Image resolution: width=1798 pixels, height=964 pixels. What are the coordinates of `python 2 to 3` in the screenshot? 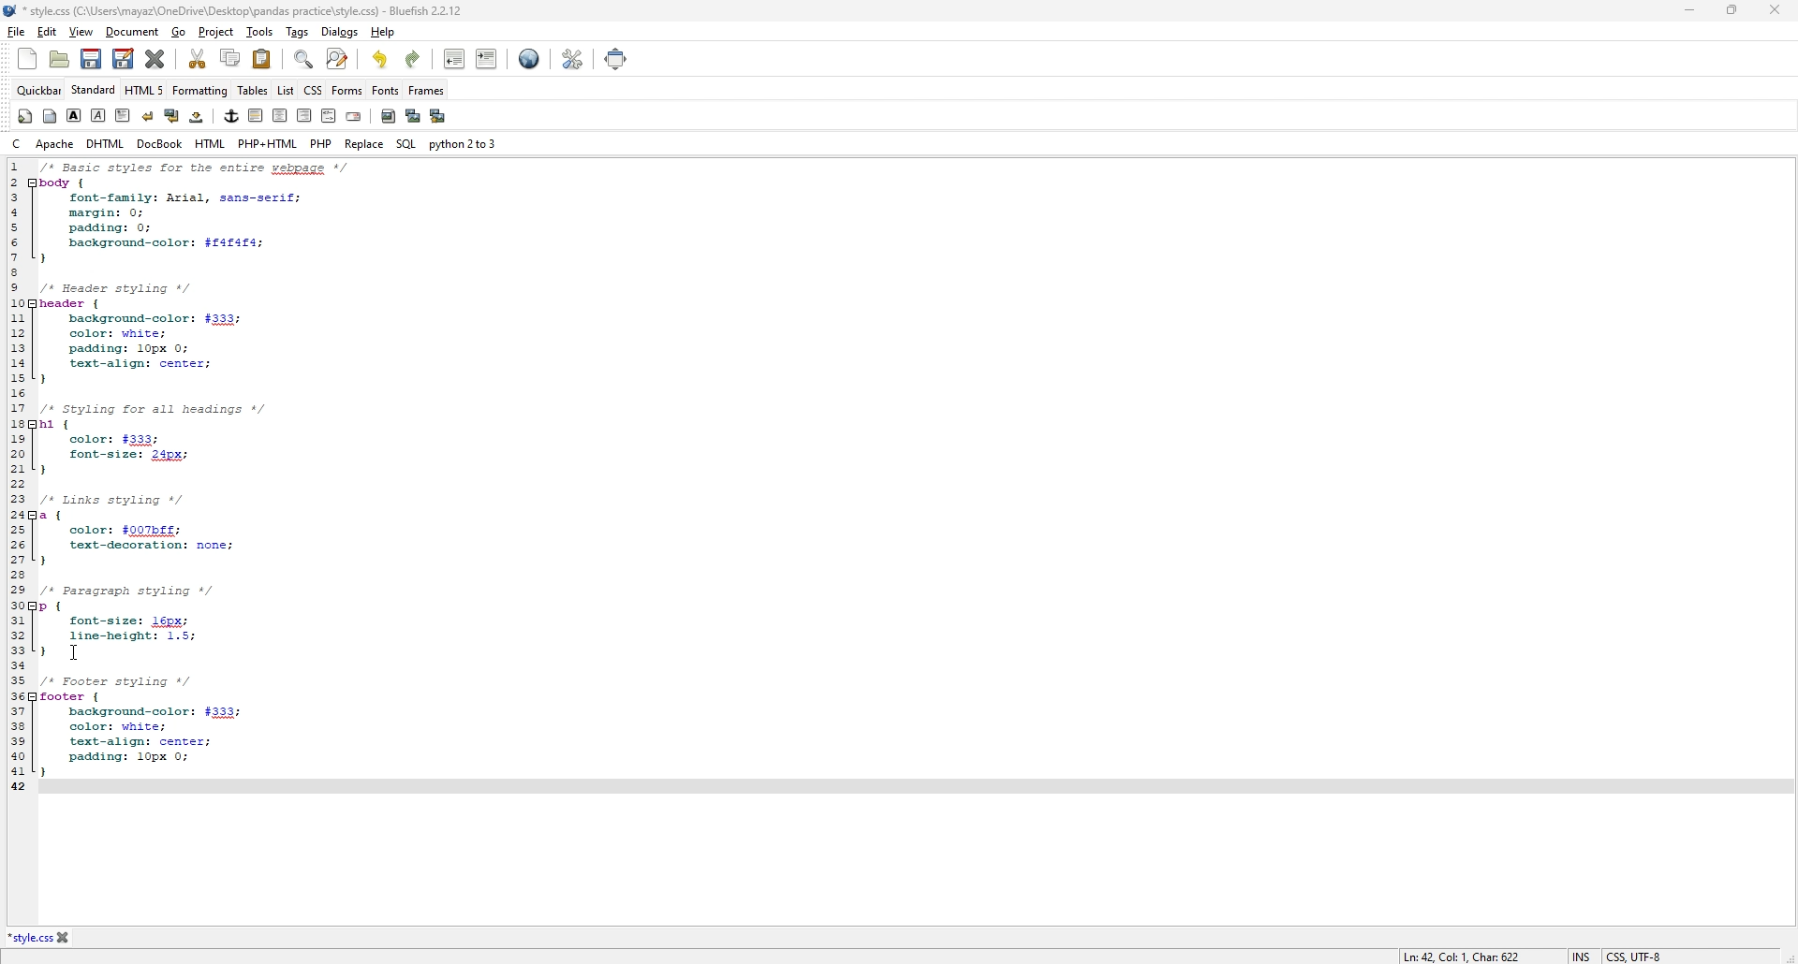 It's located at (464, 143).